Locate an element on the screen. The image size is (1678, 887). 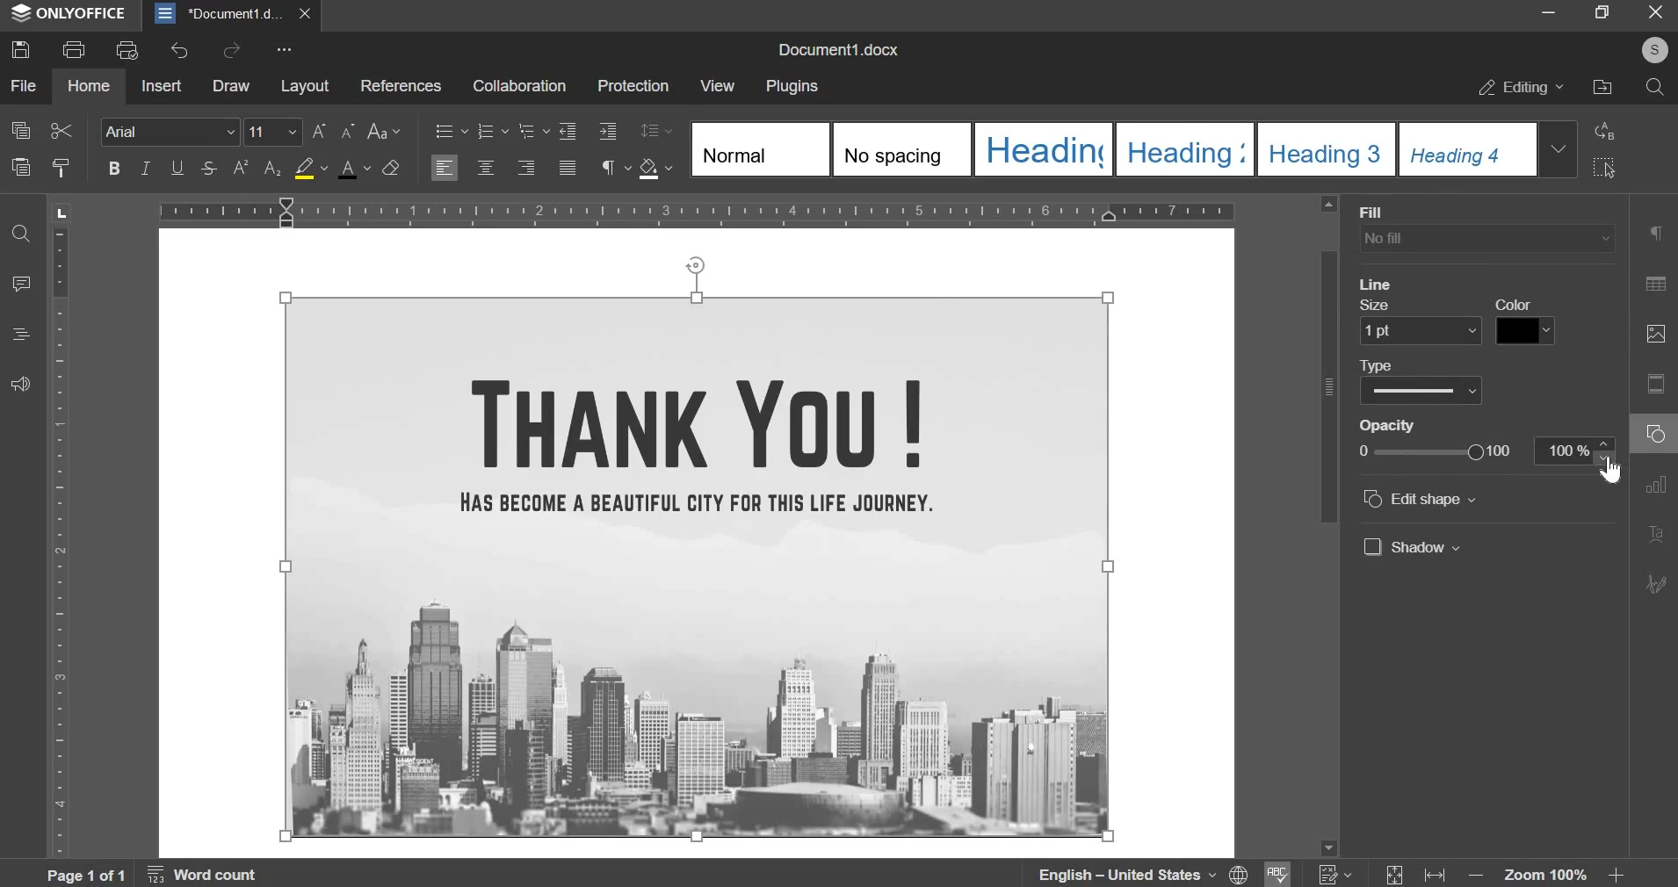
plugins is located at coordinates (792, 87).